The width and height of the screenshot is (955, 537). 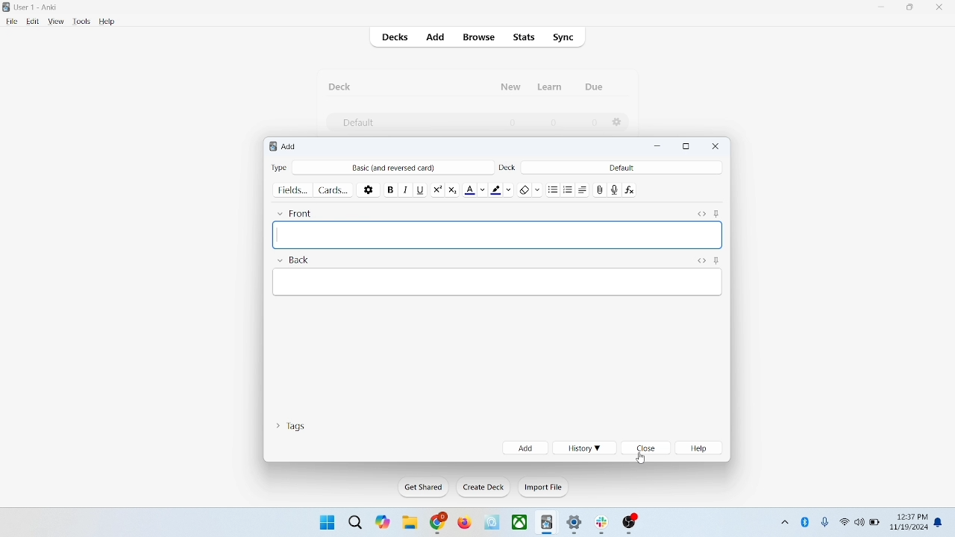 I want to click on bluetooth, so click(x=806, y=521).